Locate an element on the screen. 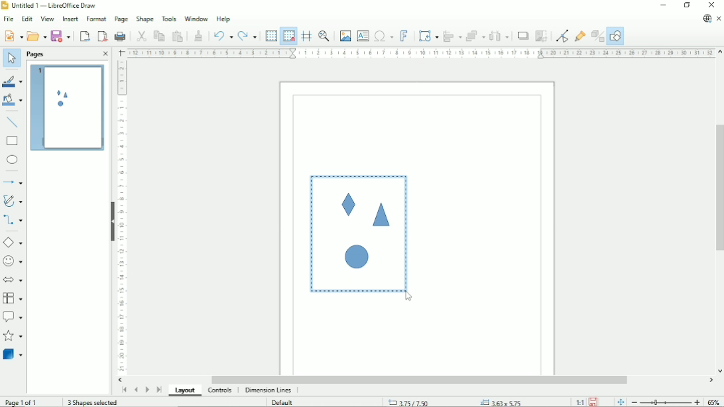 The height and width of the screenshot is (407, 724). Basic shapes  is located at coordinates (13, 242).